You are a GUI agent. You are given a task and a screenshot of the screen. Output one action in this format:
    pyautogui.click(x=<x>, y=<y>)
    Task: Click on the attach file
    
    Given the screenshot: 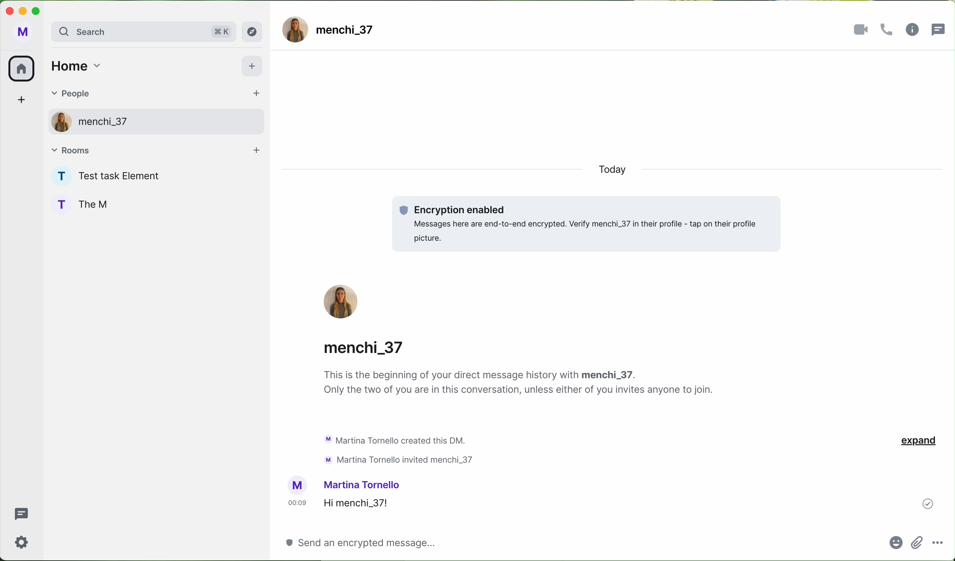 What is the action you would take?
    pyautogui.click(x=918, y=542)
    